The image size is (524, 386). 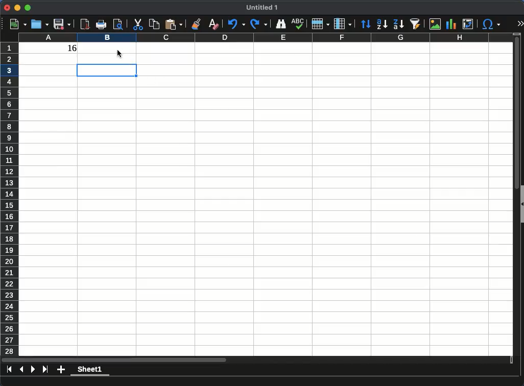 What do you see at coordinates (29, 7) in the screenshot?
I see `maximize` at bounding box center [29, 7].